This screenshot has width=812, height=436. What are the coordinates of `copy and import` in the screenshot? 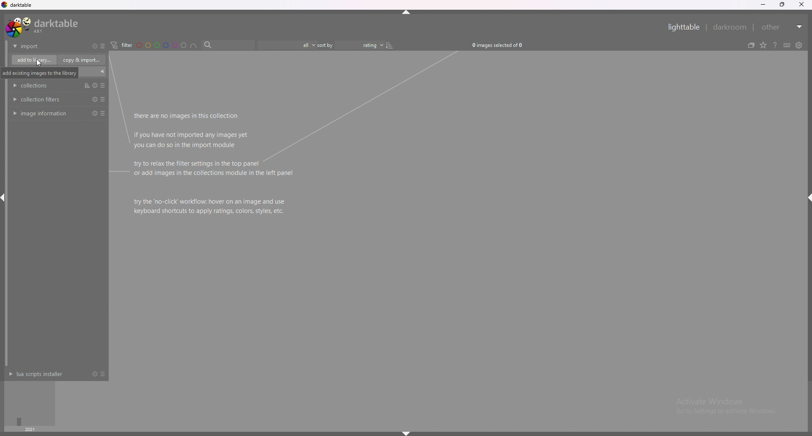 It's located at (82, 60).